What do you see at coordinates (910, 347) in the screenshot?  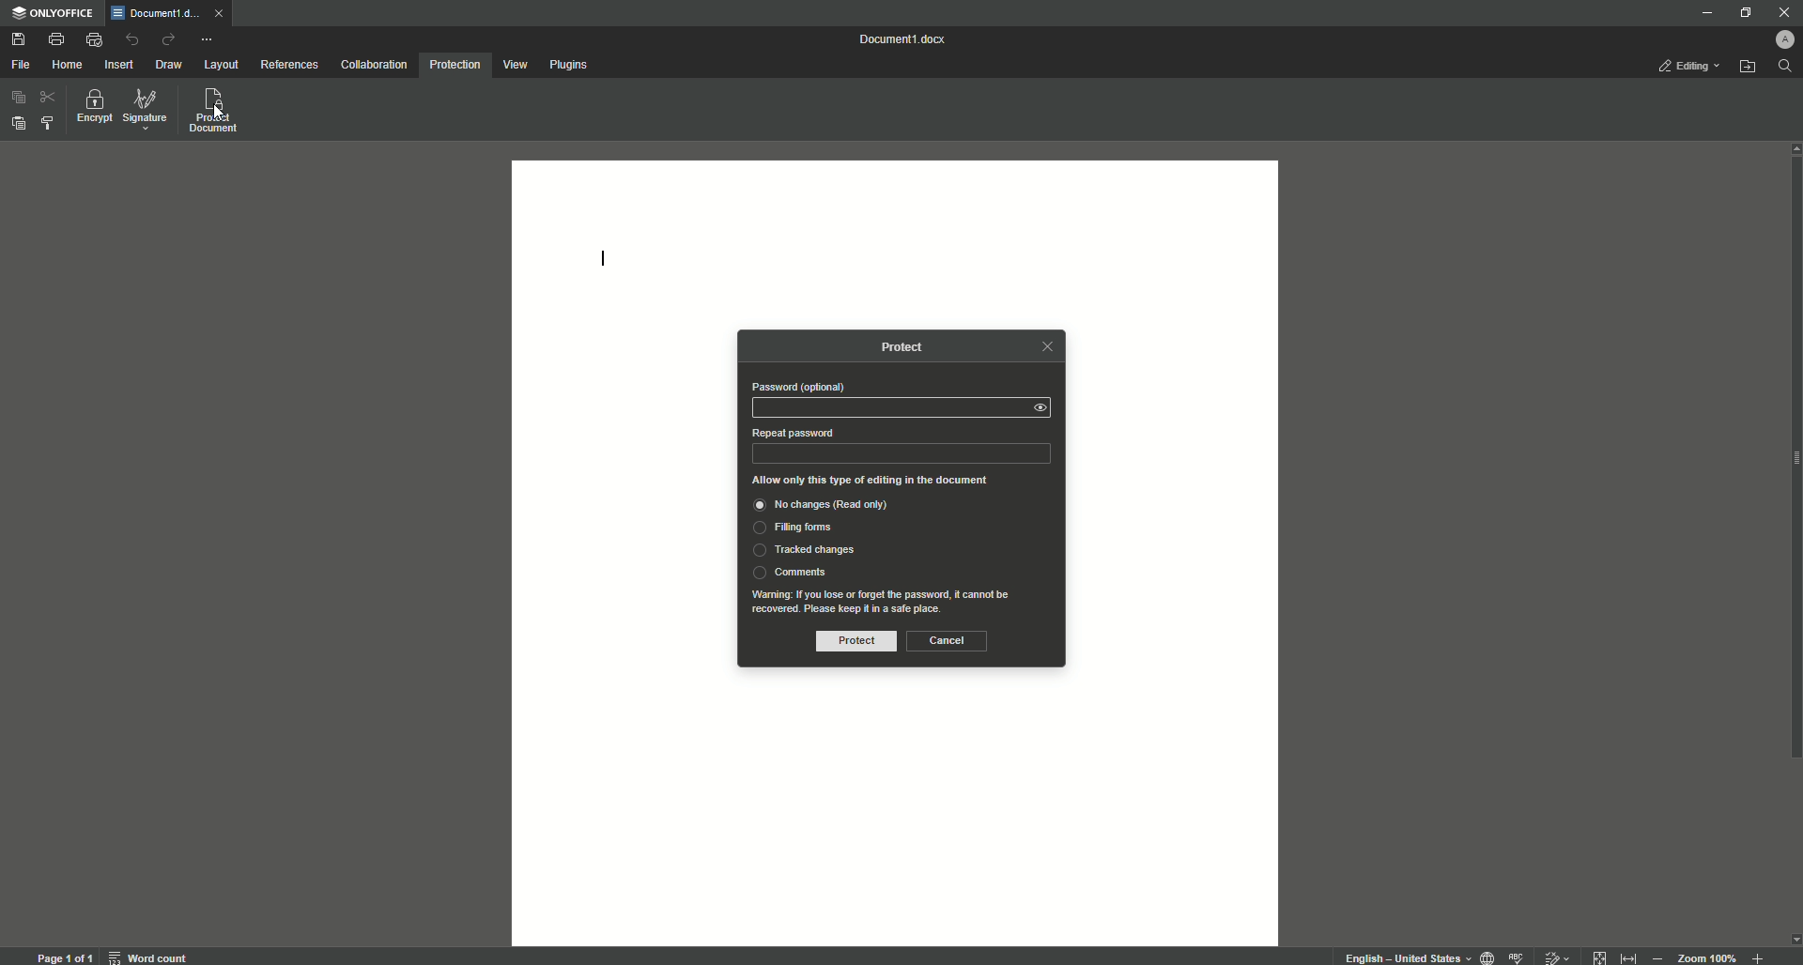 I see `Protect` at bounding box center [910, 347].